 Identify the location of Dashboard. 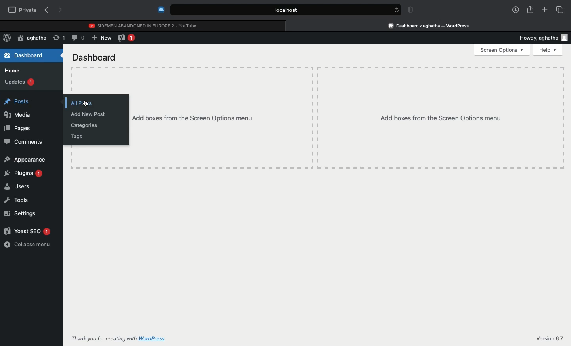
(95, 57).